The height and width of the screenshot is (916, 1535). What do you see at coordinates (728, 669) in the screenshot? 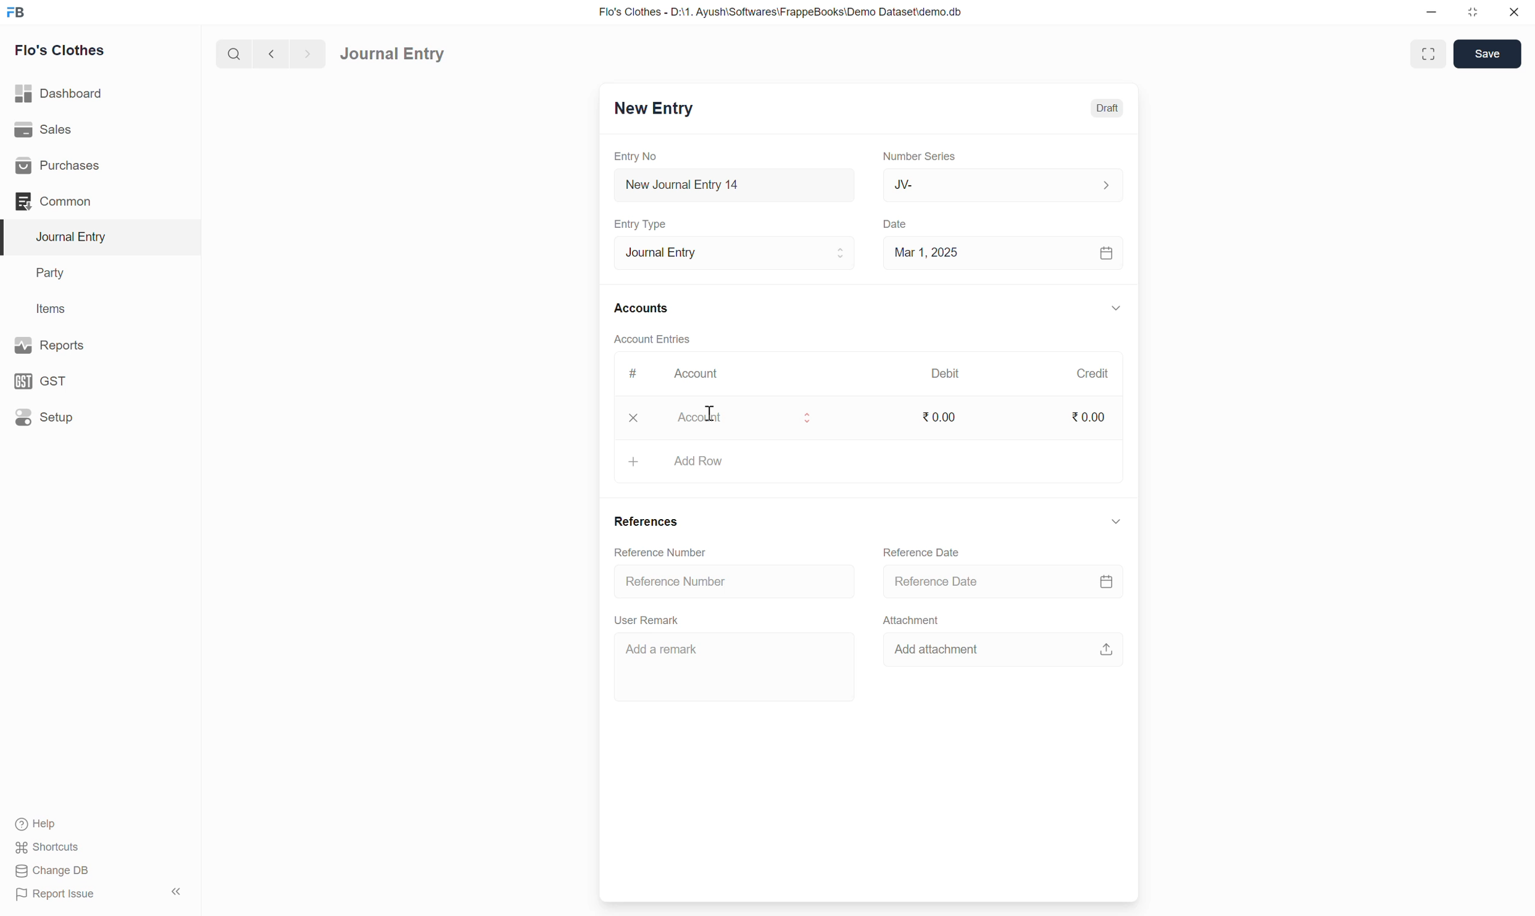
I see `Add a remark` at bounding box center [728, 669].